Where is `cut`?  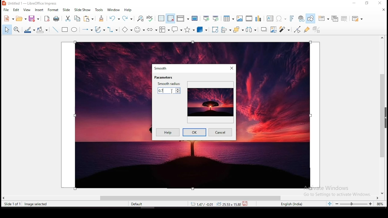
cut is located at coordinates (68, 18).